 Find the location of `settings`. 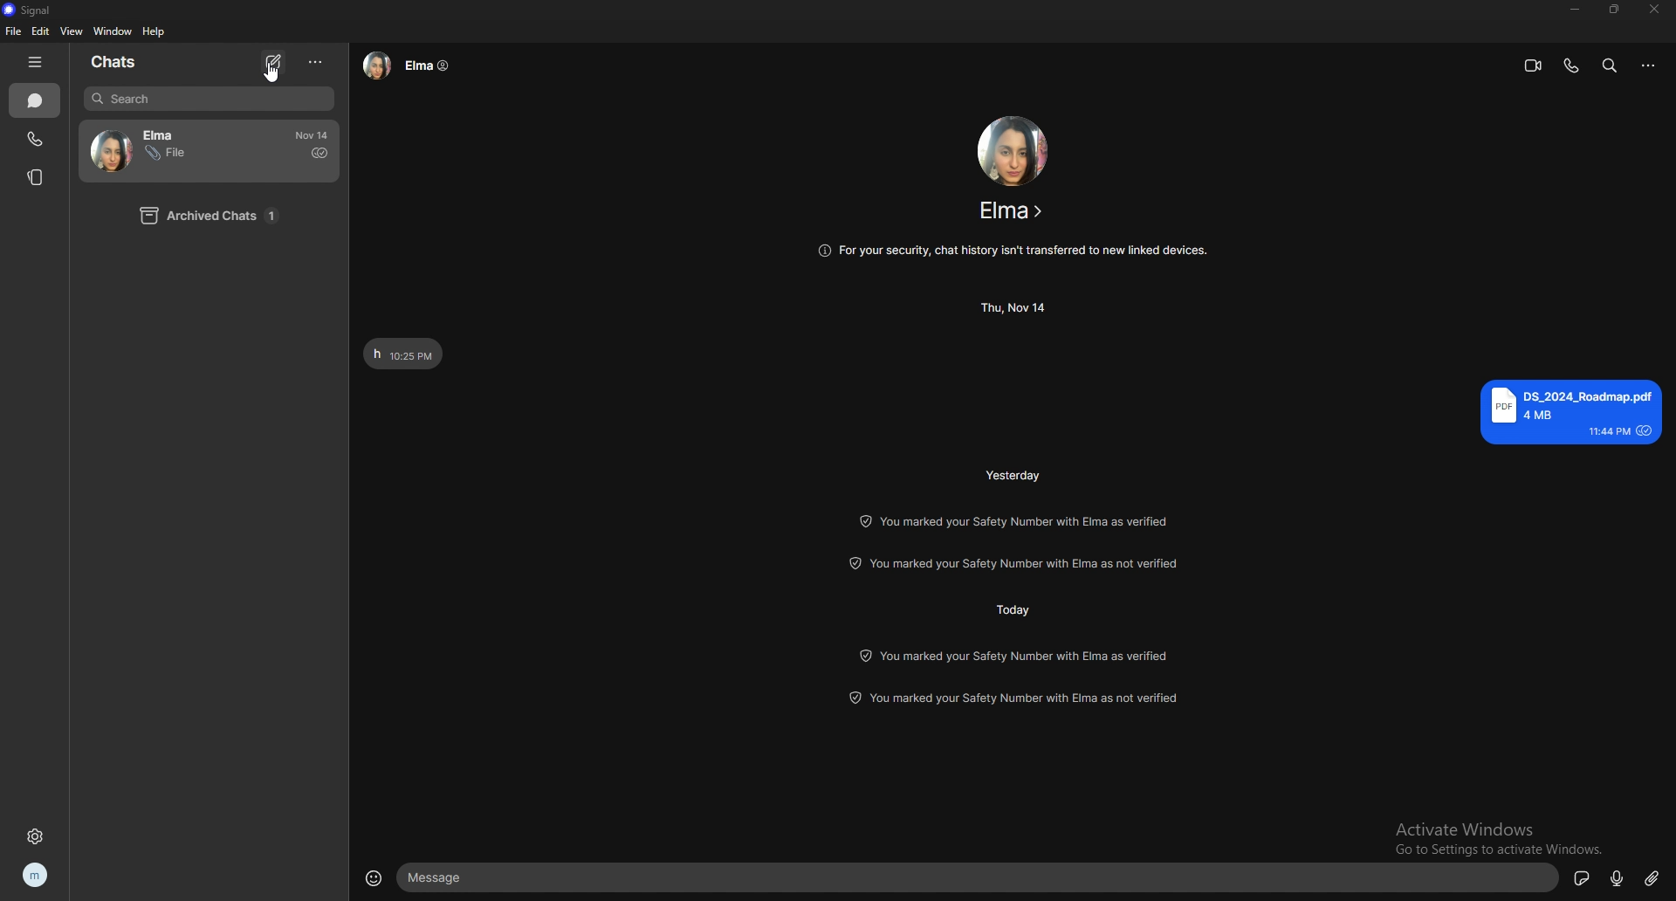

settings is located at coordinates (34, 836).